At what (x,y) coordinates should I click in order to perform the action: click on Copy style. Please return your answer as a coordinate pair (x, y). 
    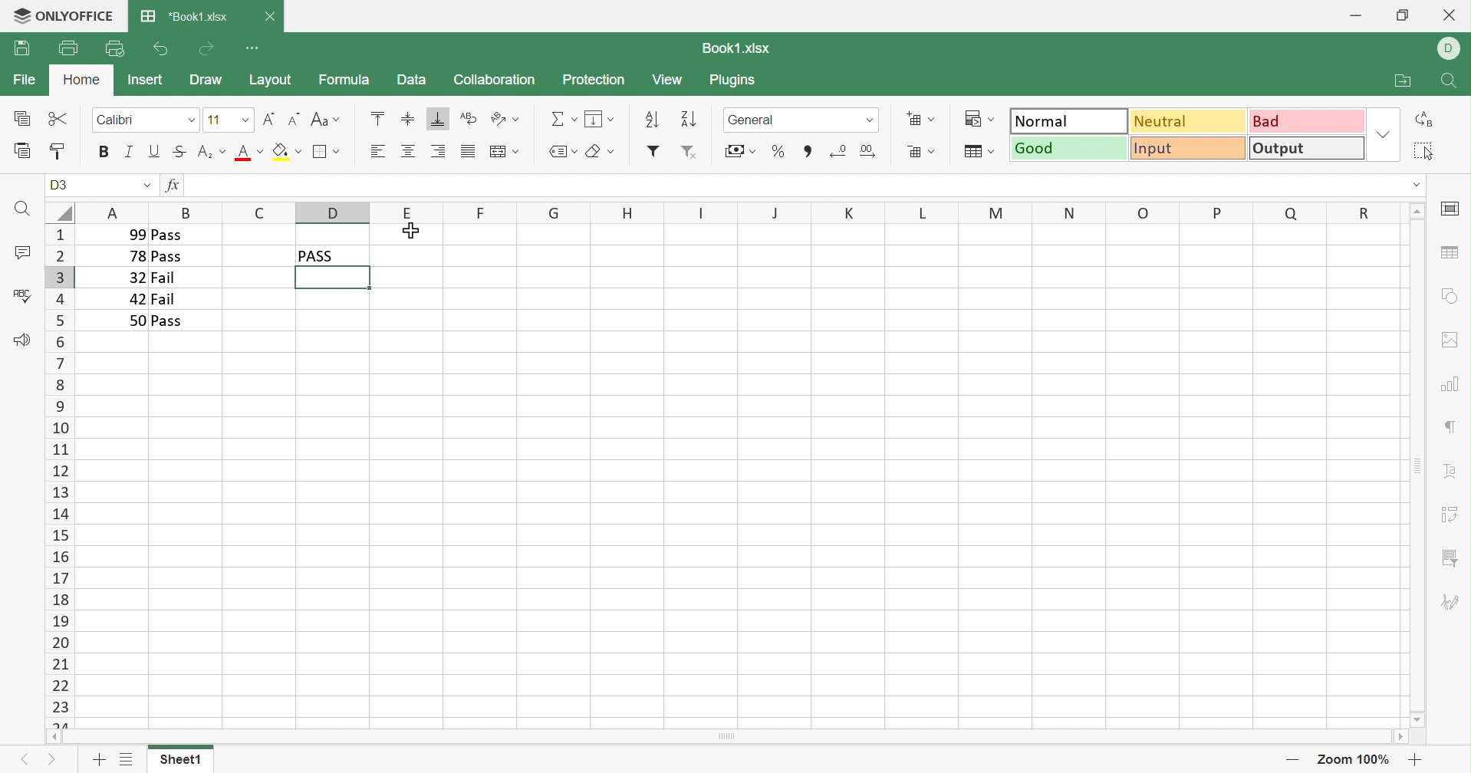
    Looking at the image, I should click on (56, 153).